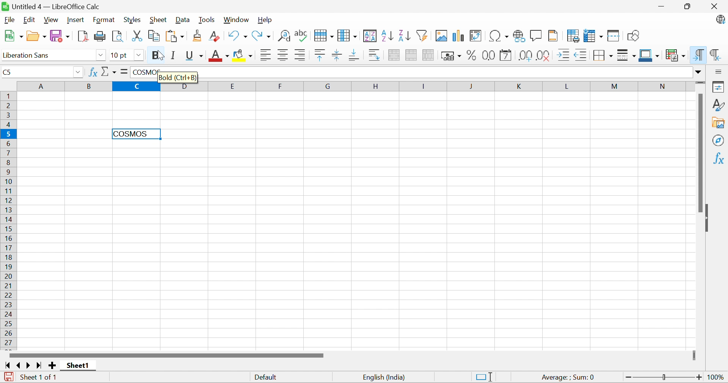  What do you see at coordinates (411, 55) in the screenshot?
I see `Merge Cells` at bounding box center [411, 55].